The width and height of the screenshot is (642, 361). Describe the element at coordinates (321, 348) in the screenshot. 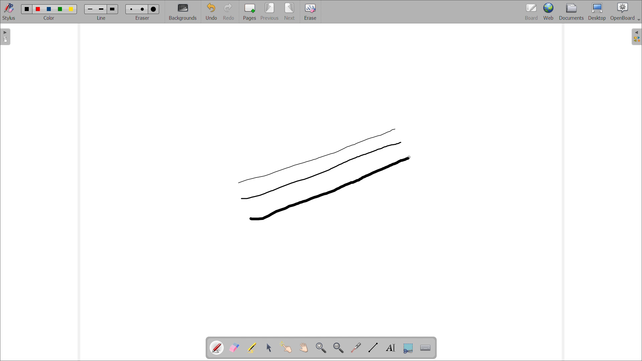

I see `zoom in` at that location.